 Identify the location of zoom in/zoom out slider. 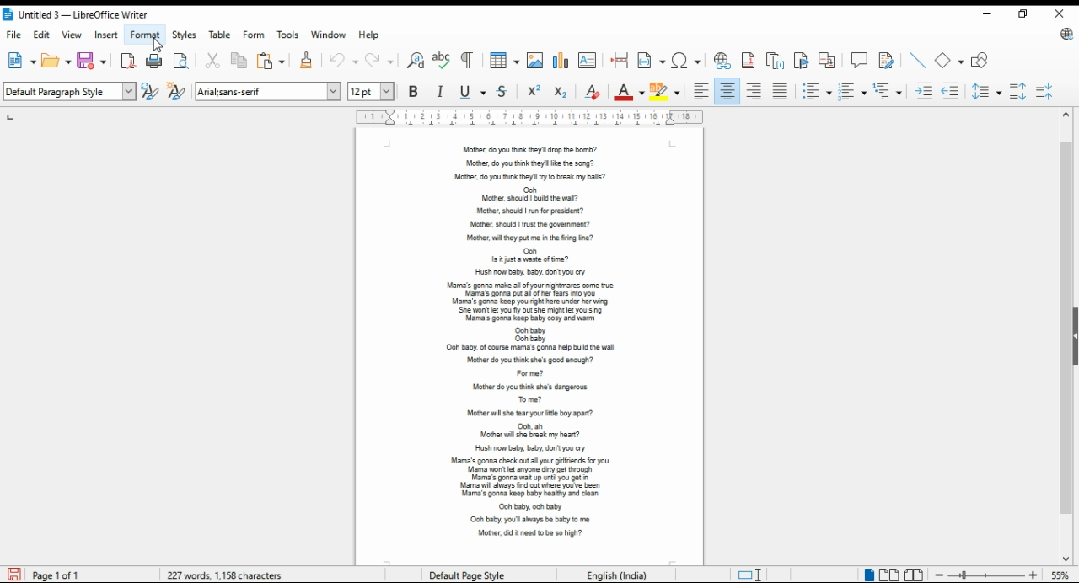
(986, 575).